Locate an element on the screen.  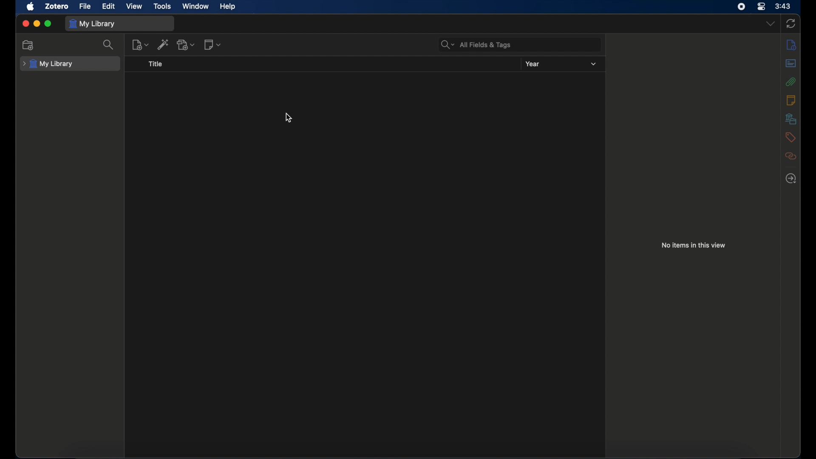
attachments is located at coordinates (791, 82).